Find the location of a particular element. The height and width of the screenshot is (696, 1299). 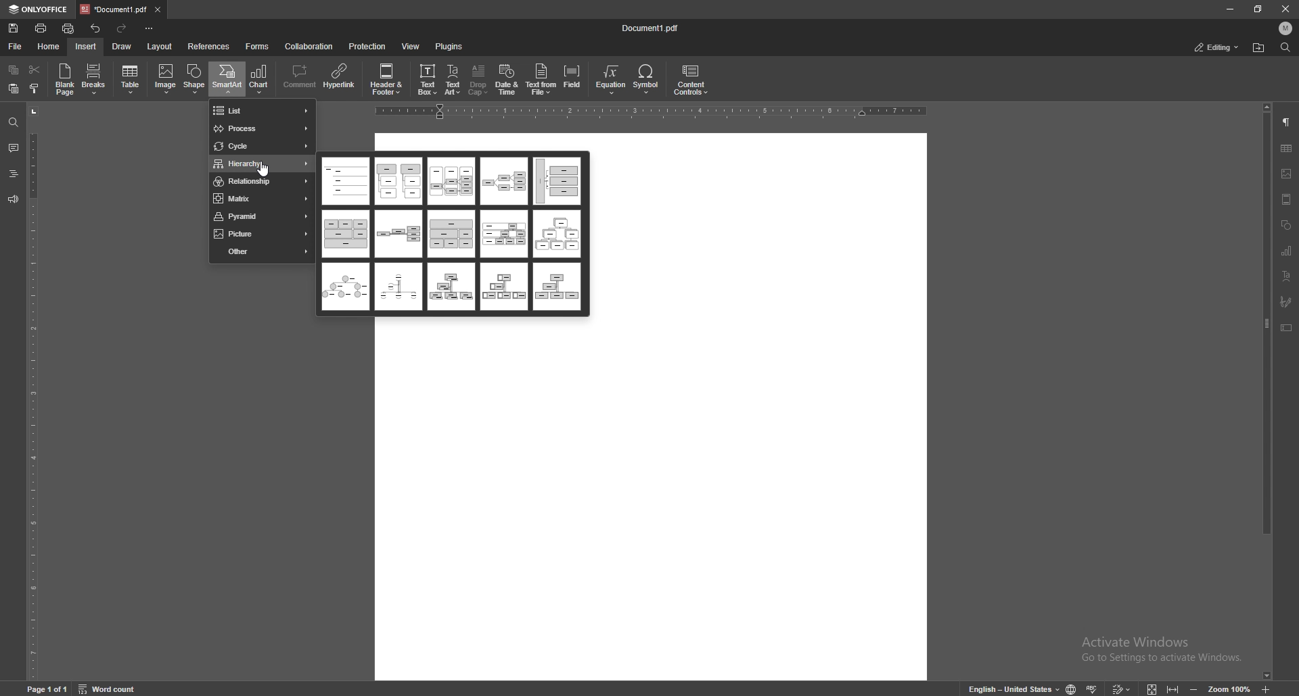

relationship is located at coordinates (261, 182).